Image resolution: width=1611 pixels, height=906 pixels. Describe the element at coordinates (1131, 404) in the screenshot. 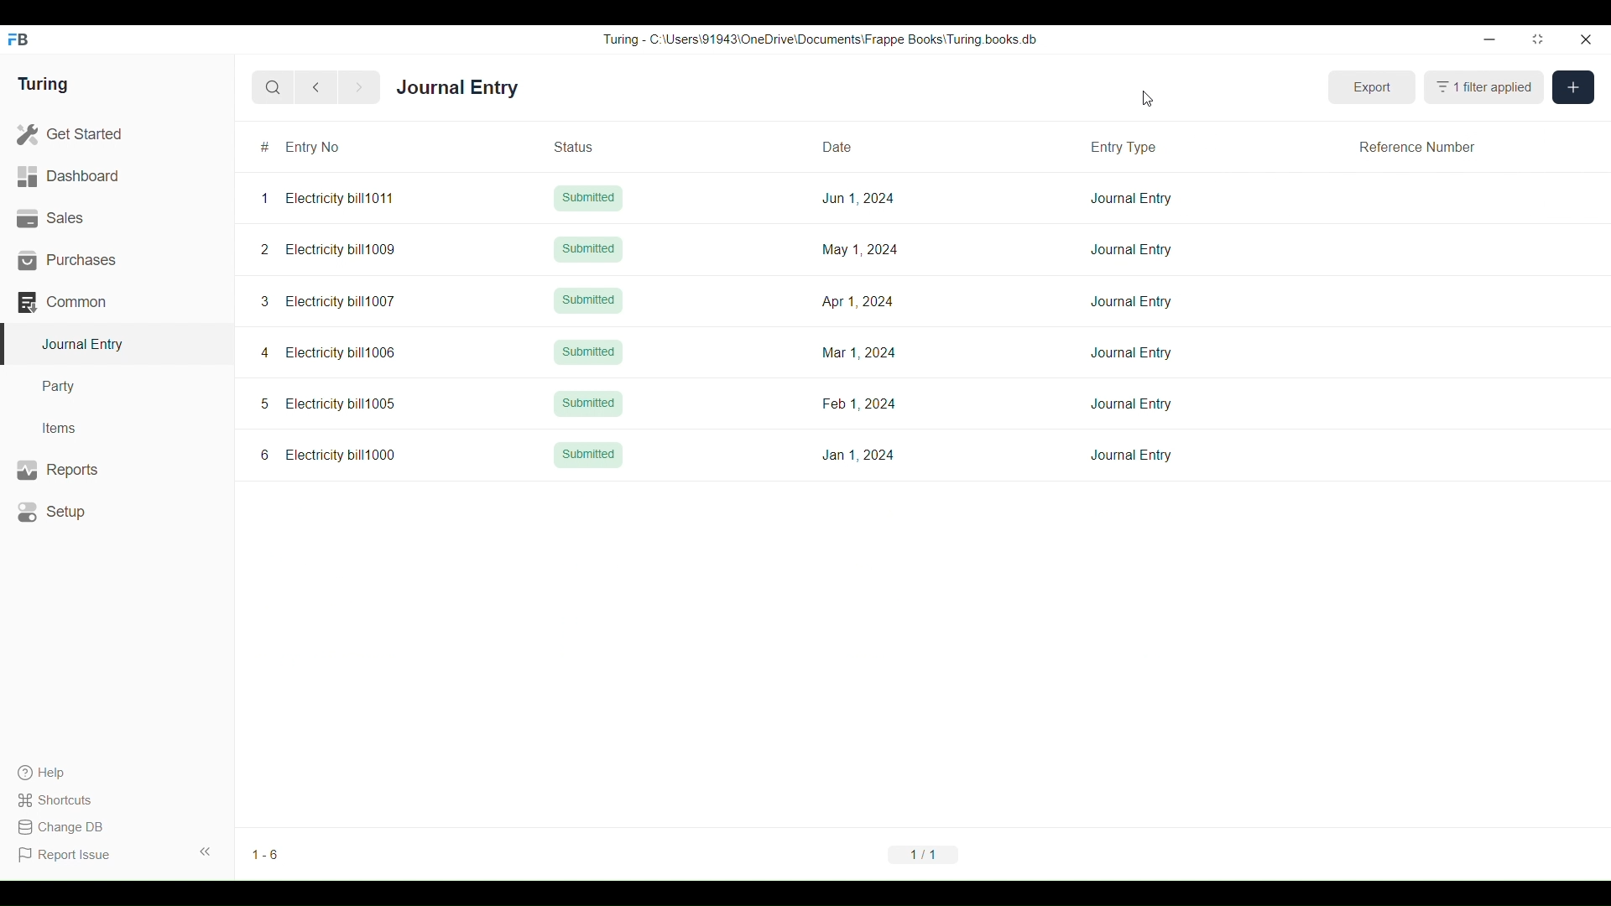

I see `Journal Entry` at that location.